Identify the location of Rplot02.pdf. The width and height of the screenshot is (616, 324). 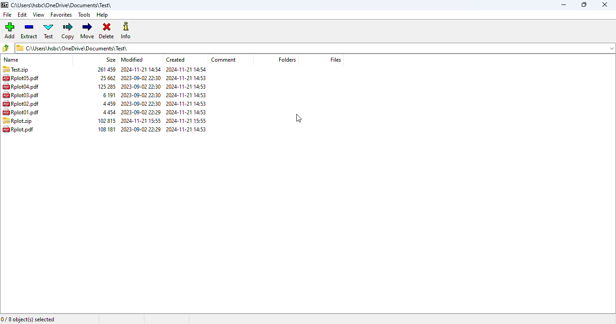
(21, 103).